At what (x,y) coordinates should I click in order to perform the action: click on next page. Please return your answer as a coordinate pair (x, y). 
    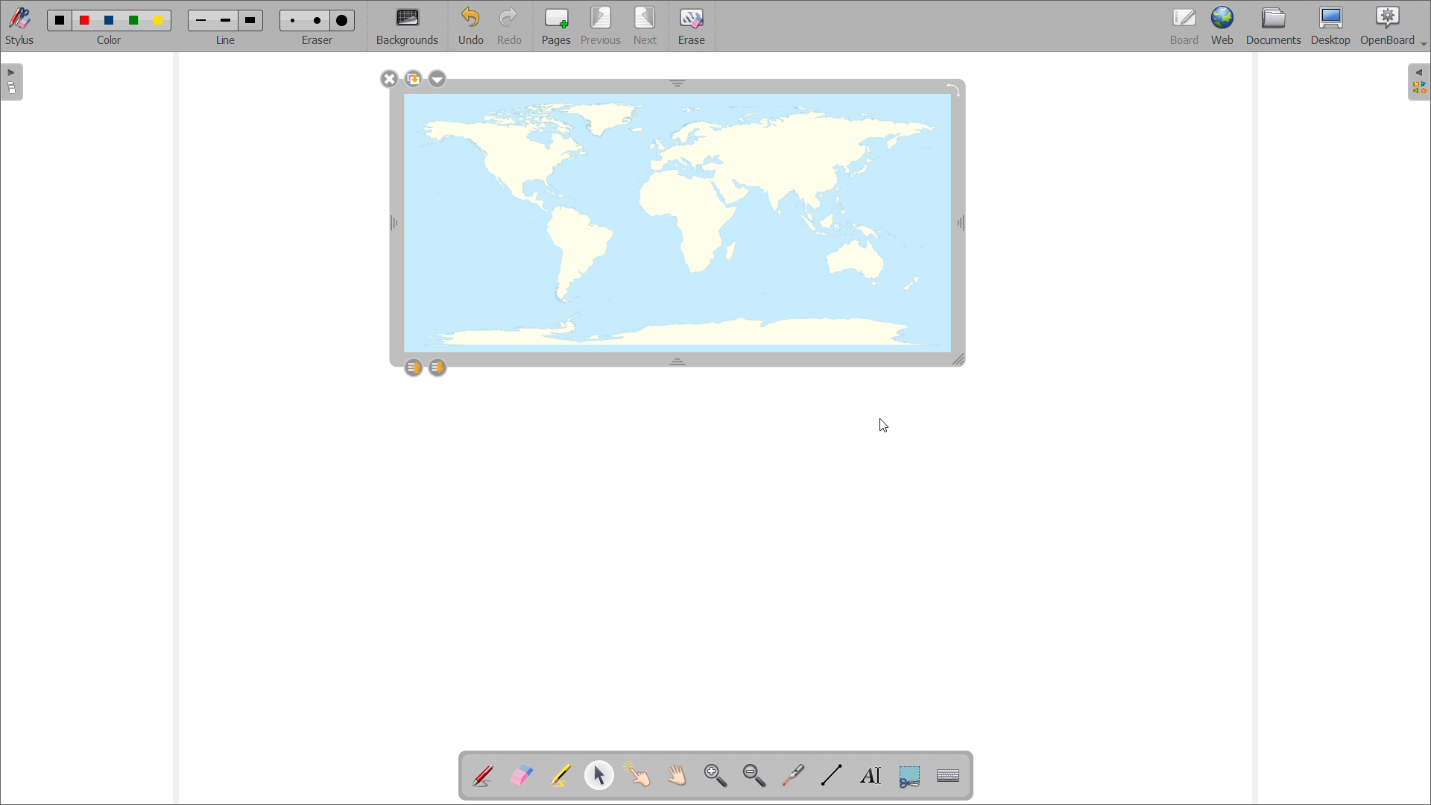
    Looking at the image, I should click on (645, 25).